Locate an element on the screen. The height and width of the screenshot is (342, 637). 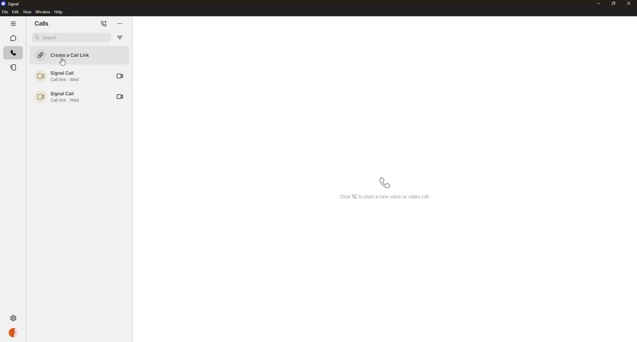
calls is located at coordinates (13, 53).